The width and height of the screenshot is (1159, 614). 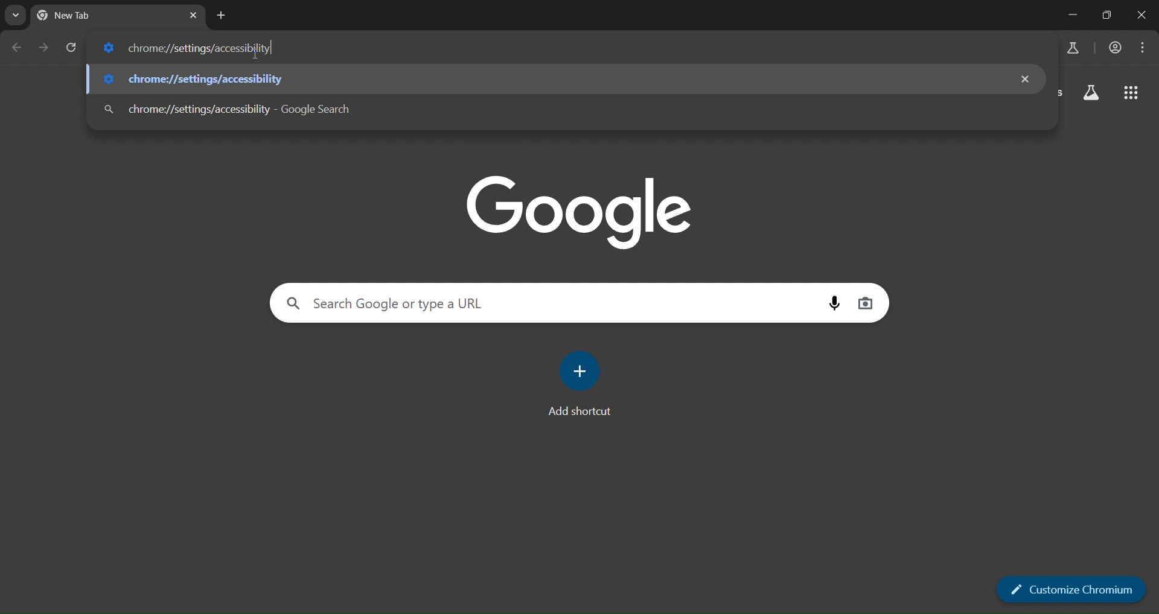 I want to click on search tabs, so click(x=14, y=15).